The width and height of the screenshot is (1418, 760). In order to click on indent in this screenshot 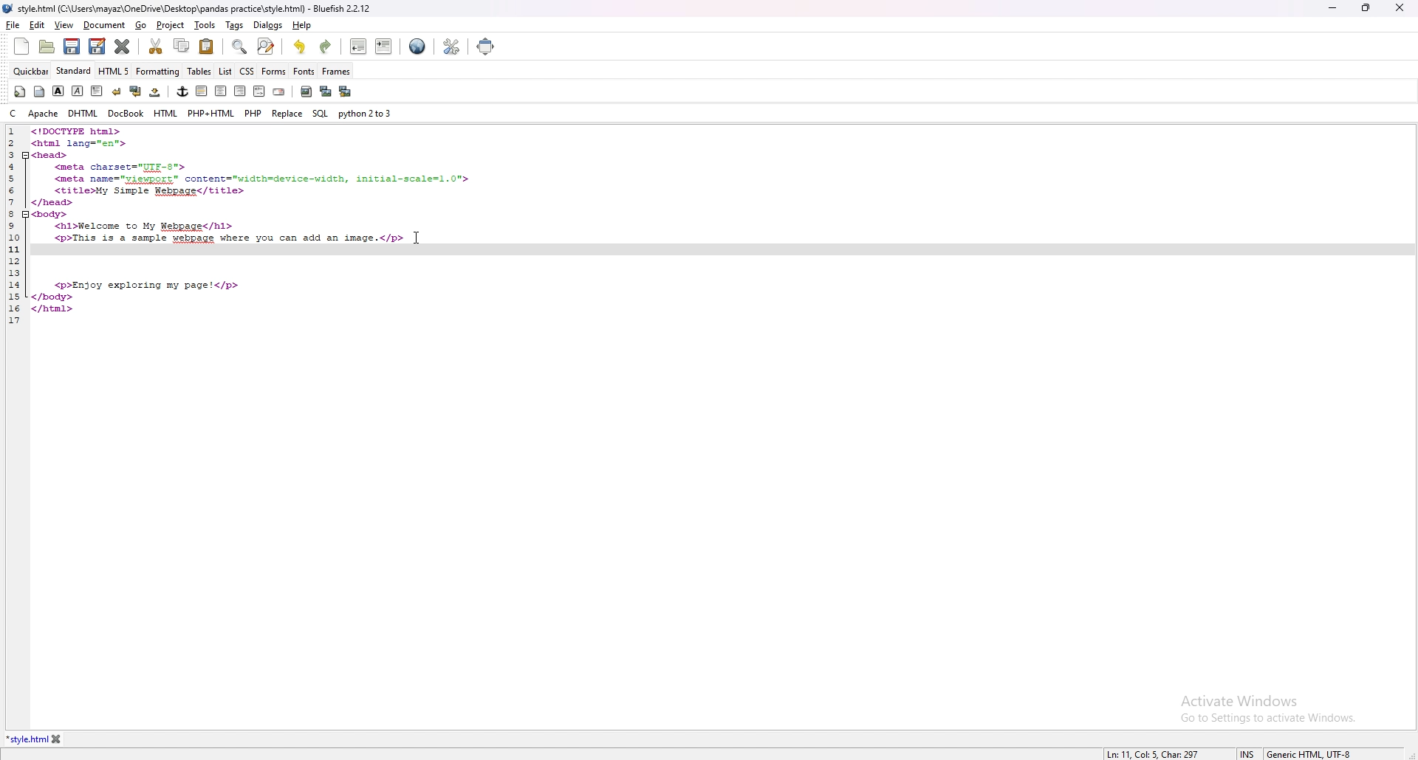, I will do `click(383, 48)`.